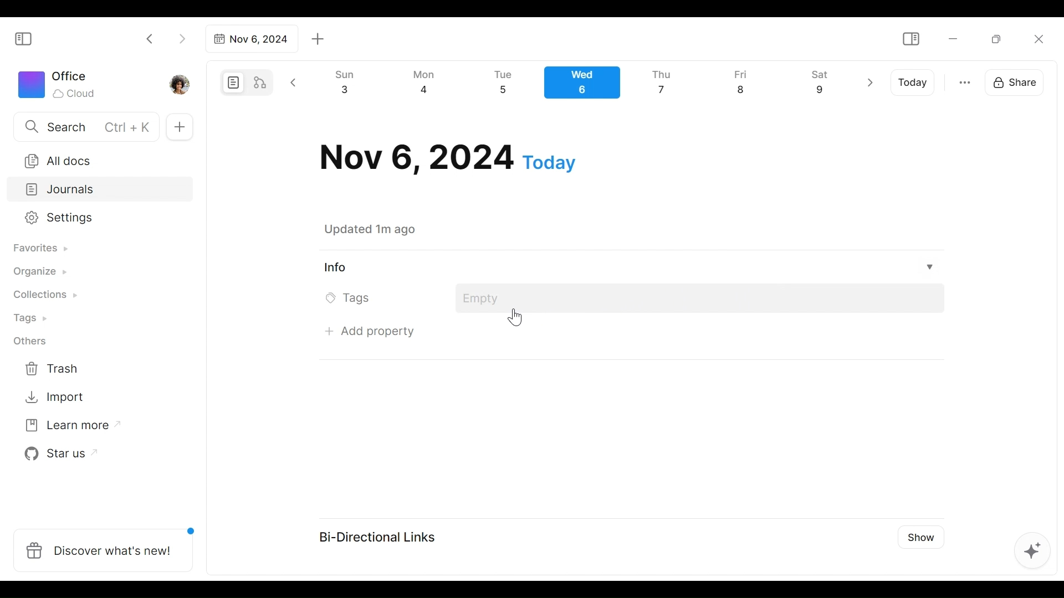  I want to click on Click to go back, so click(150, 38).